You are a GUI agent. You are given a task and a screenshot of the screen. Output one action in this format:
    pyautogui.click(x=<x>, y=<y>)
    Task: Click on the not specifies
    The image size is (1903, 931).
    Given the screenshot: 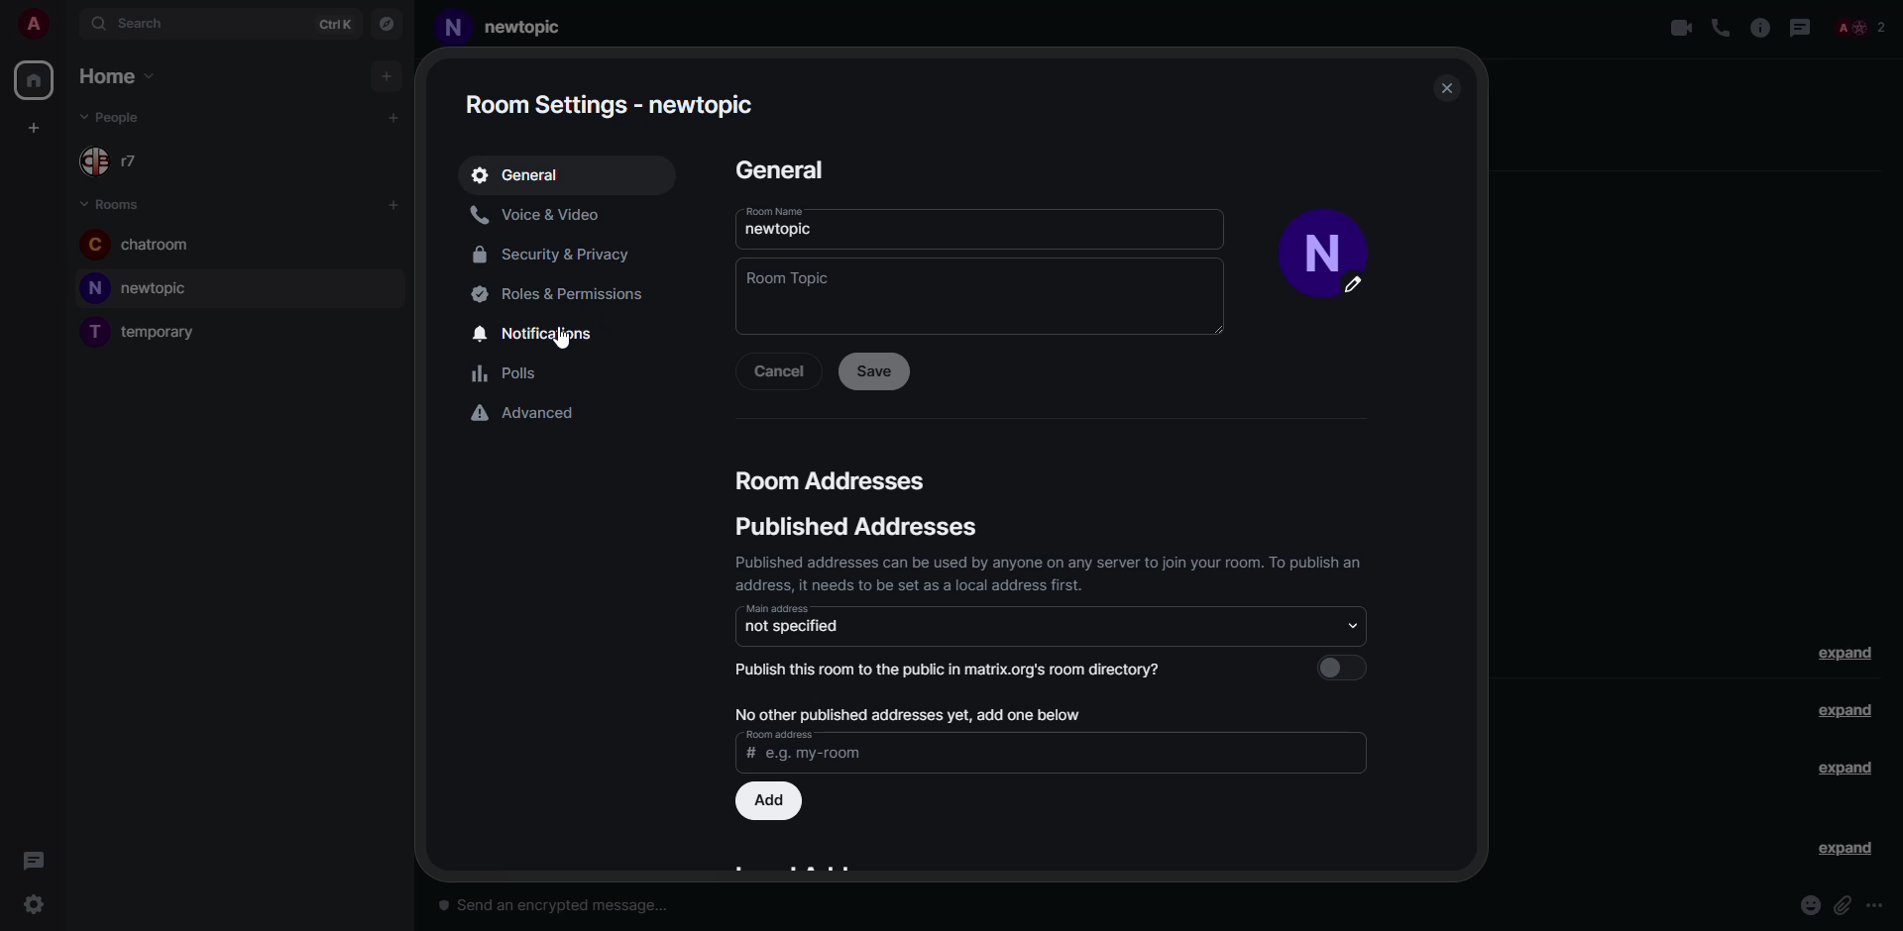 What is the action you would take?
    pyautogui.click(x=792, y=629)
    